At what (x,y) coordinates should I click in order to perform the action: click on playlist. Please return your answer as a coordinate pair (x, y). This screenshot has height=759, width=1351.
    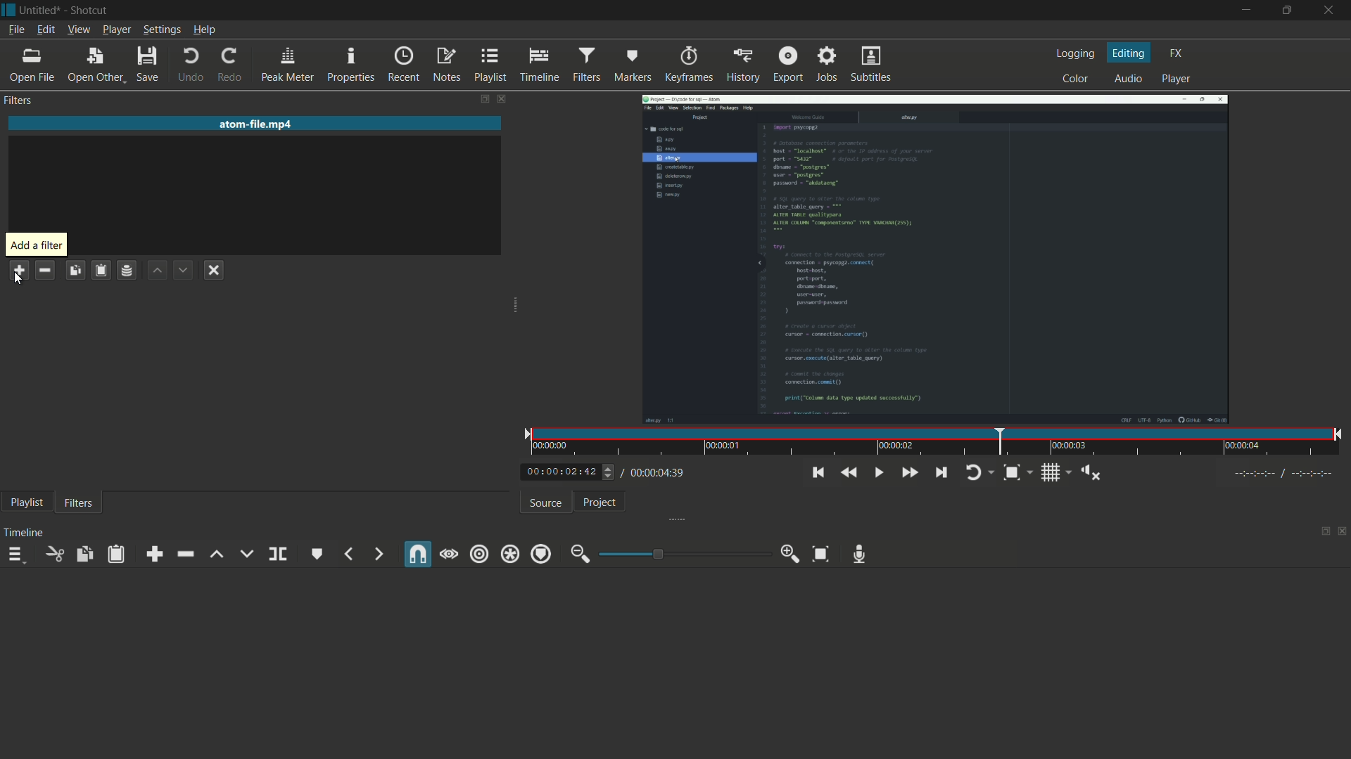
    Looking at the image, I should click on (27, 502).